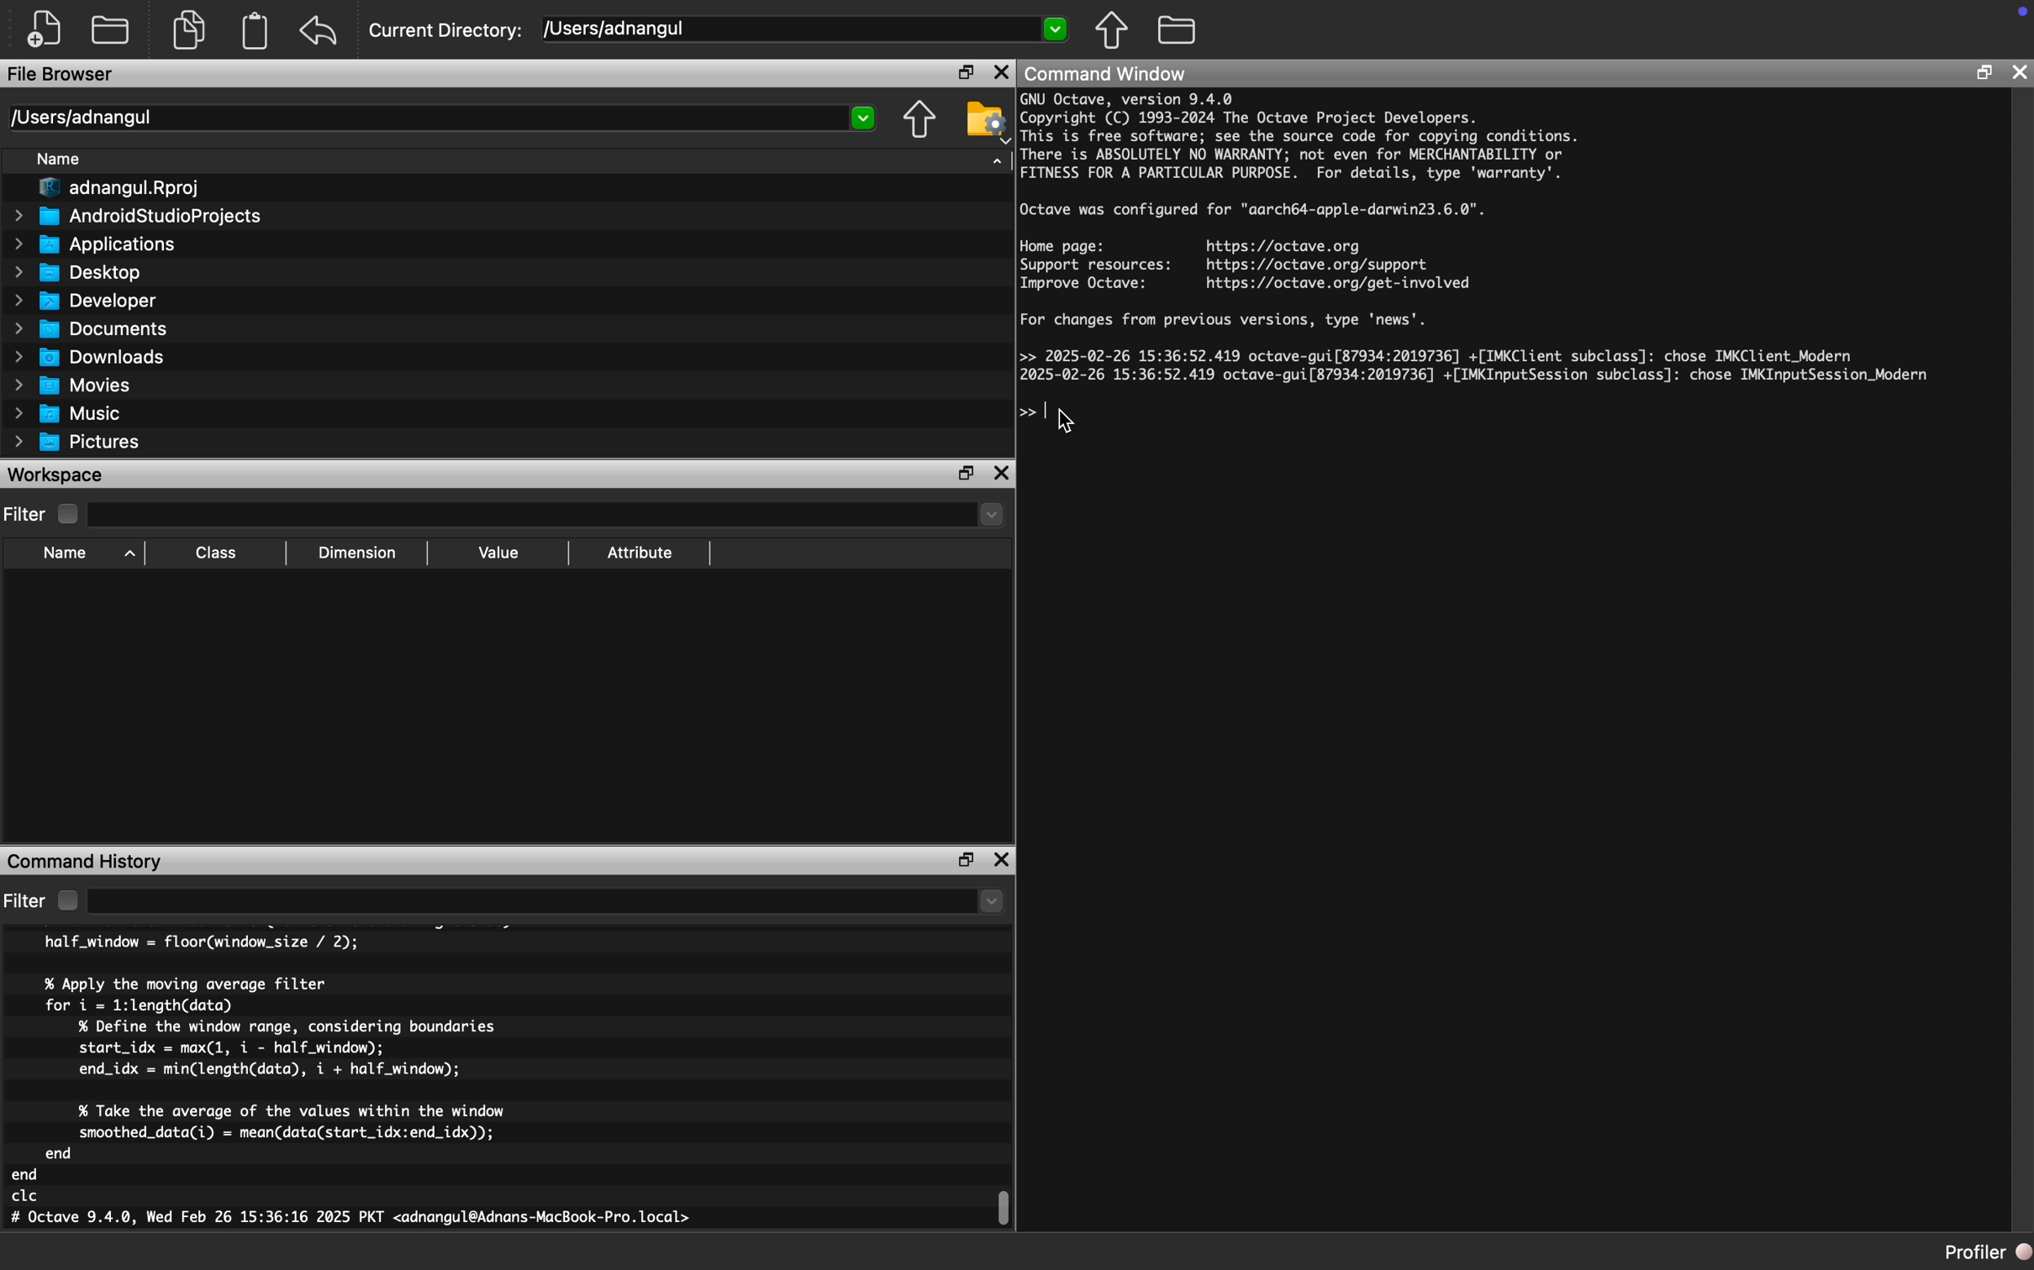 The width and height of the screenshot is (2034, 1270). Describe the element at coordinates (1069, 420) in the screenshot. I see `Cursor` at that location.